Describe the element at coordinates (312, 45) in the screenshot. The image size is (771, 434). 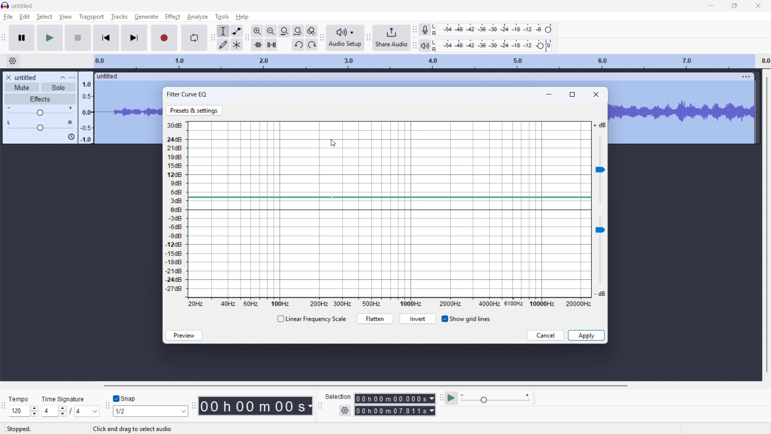
I see `Re-do ` at that location.